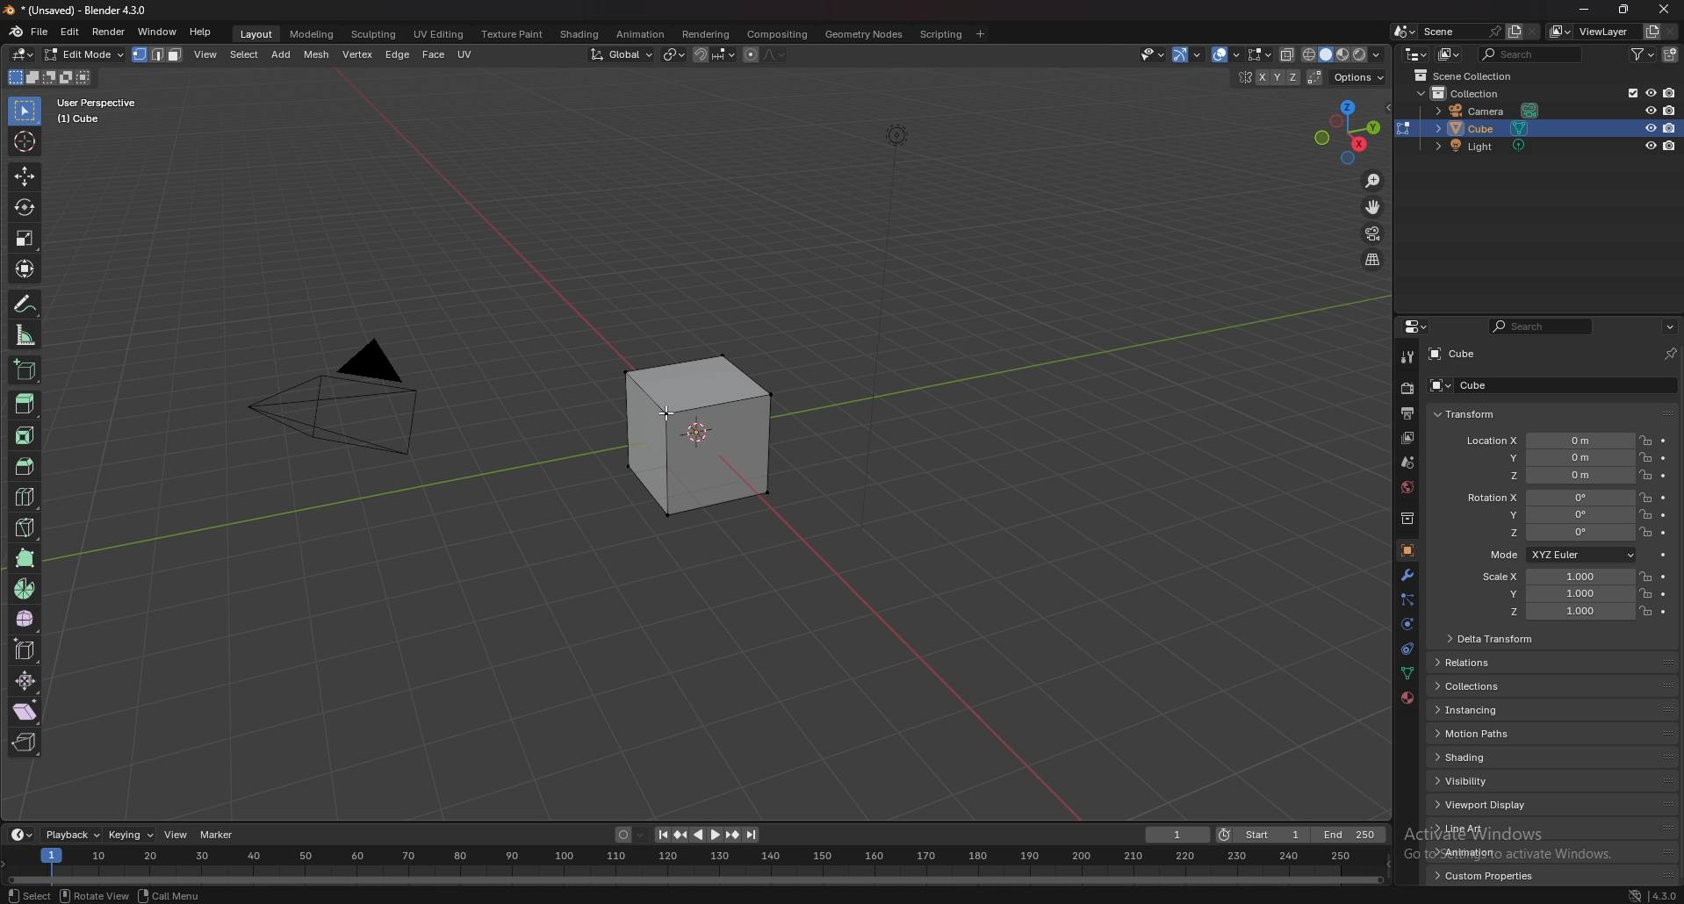 The height and width of the screenshot is (904, 1684). Describe the element at coordinates (979, 34) in the screenshot. I see `add workspace` at that location.